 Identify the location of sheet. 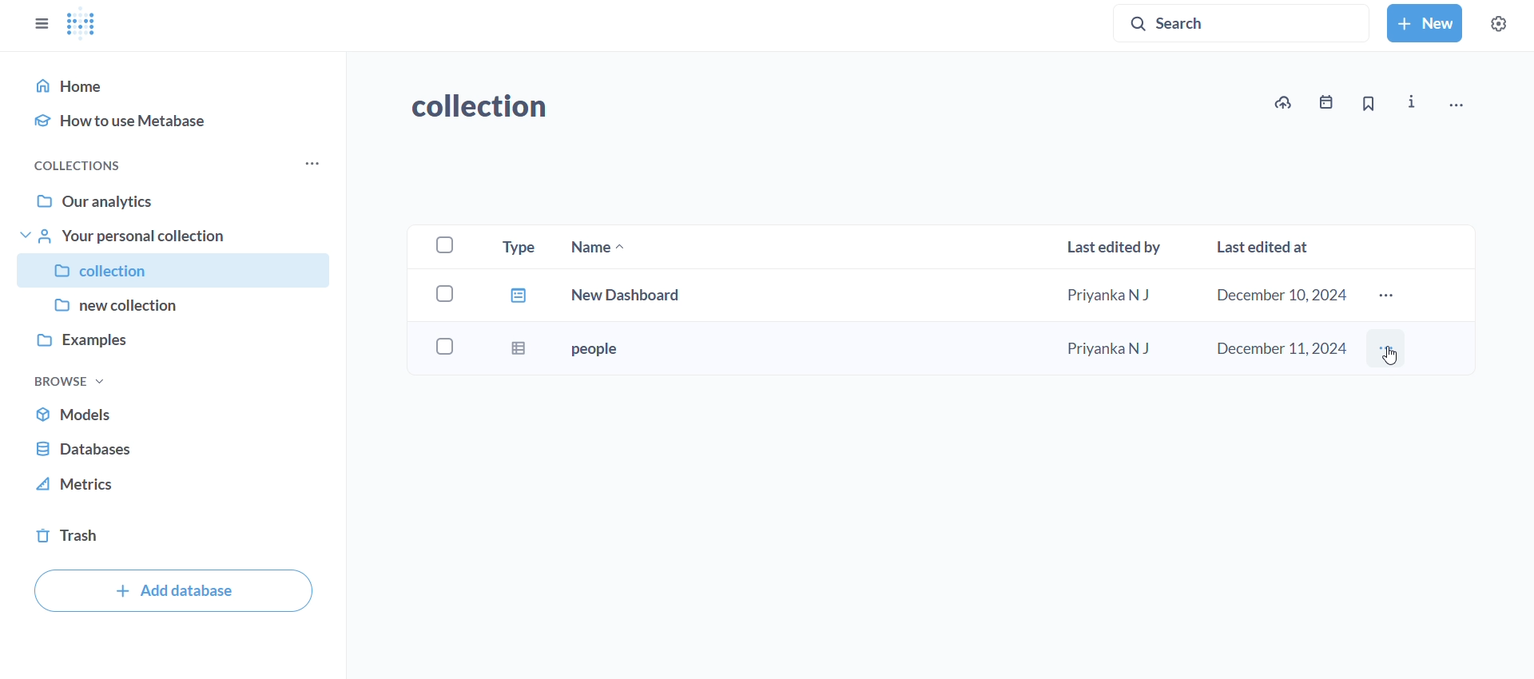
(516, 347).